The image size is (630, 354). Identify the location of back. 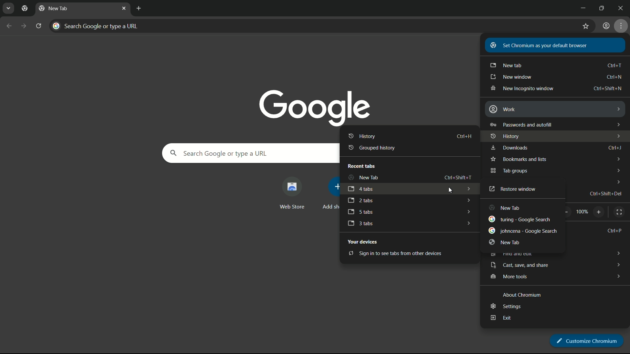
(10, 26).